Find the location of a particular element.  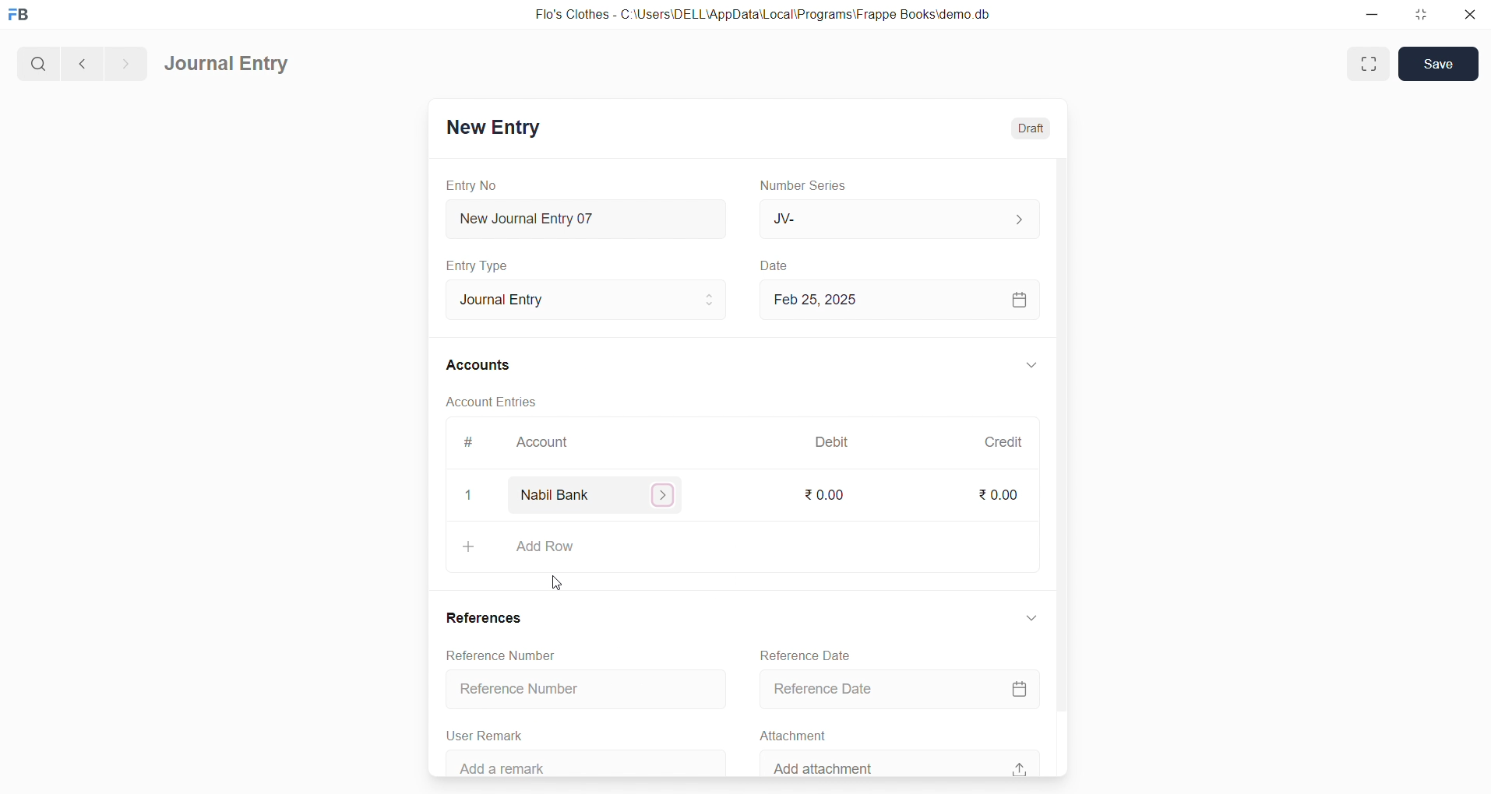

cursor is located at coordinates (560, 578).